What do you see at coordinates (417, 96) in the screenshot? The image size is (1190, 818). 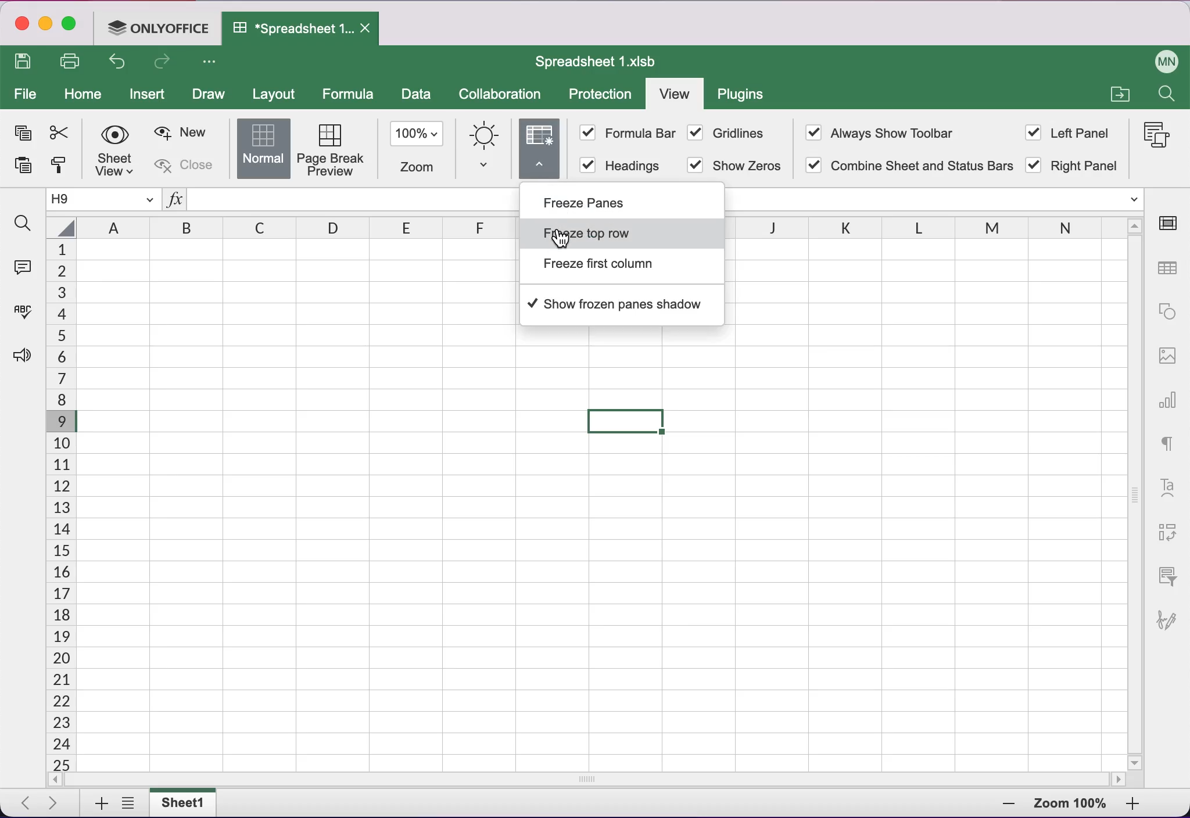 I see `data` at bounding box center [417, 96].